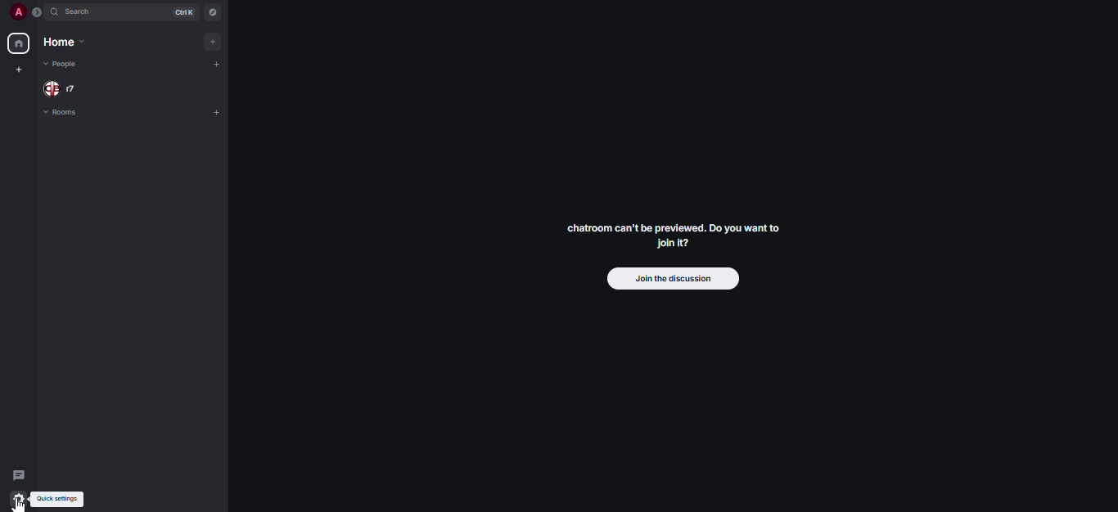 This screenshot has width=1118, height=512. I want to click on chatroom can't be previewed. Do you want to join it?, so click(674, 235).